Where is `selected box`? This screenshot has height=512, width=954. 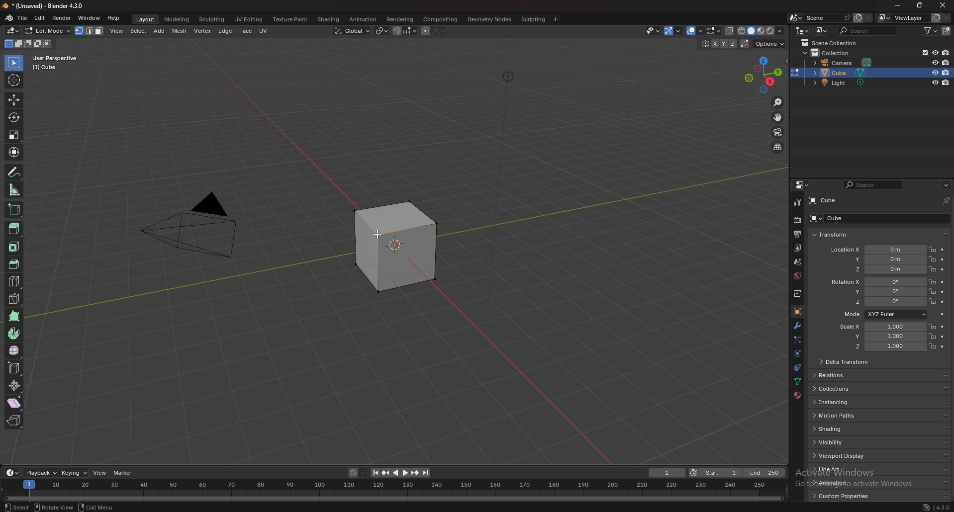
selected box is located at coordinates (396, 249).